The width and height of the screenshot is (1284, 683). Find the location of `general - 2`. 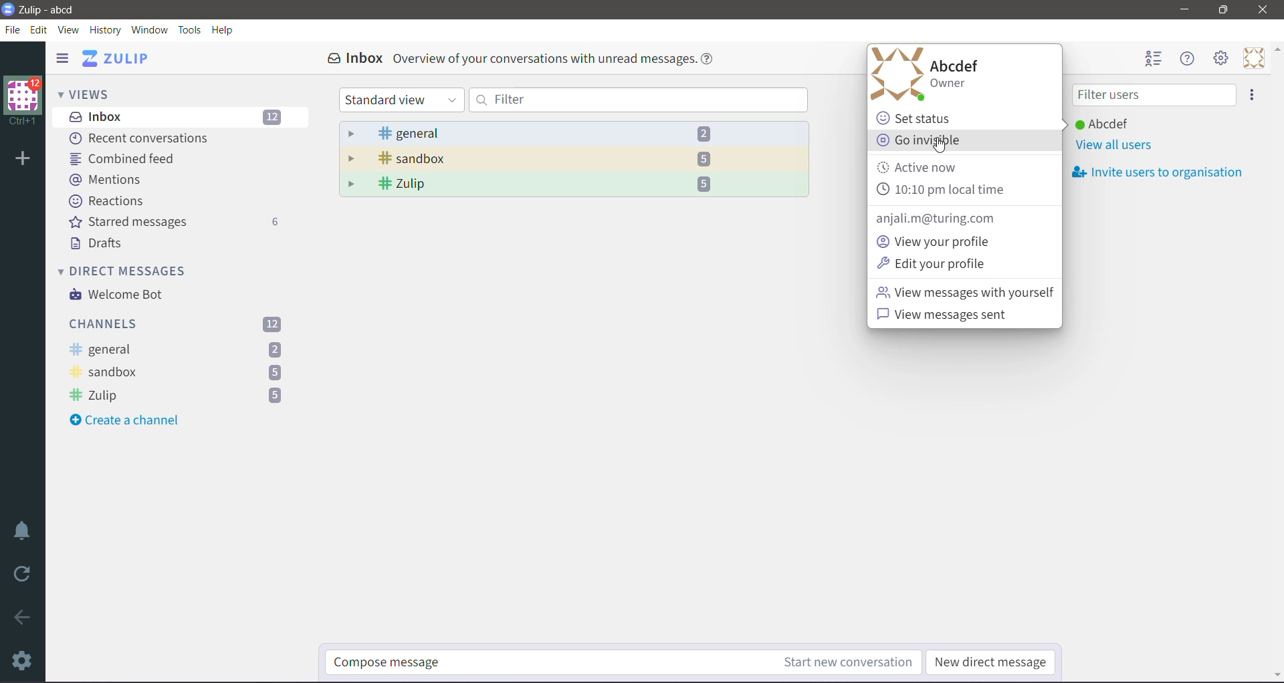

general - 2 is located at coordinates (574, 133).